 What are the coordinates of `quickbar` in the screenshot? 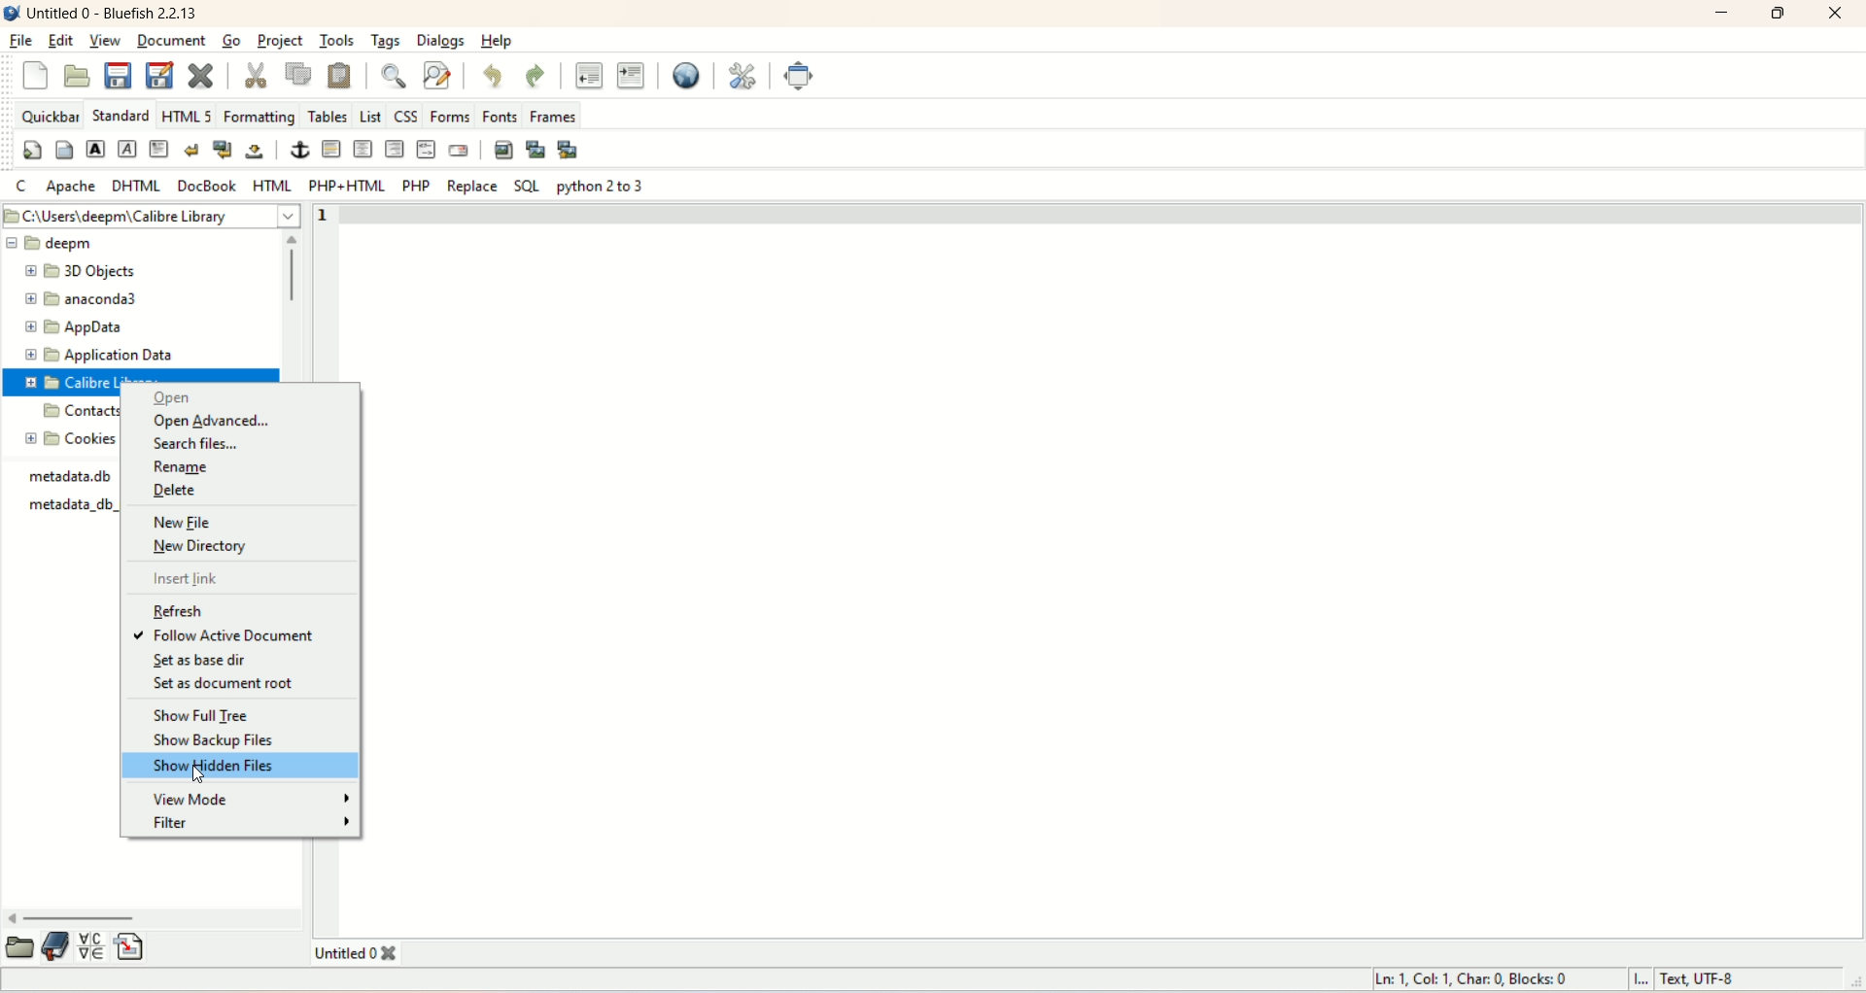 It's located at (48, 117).